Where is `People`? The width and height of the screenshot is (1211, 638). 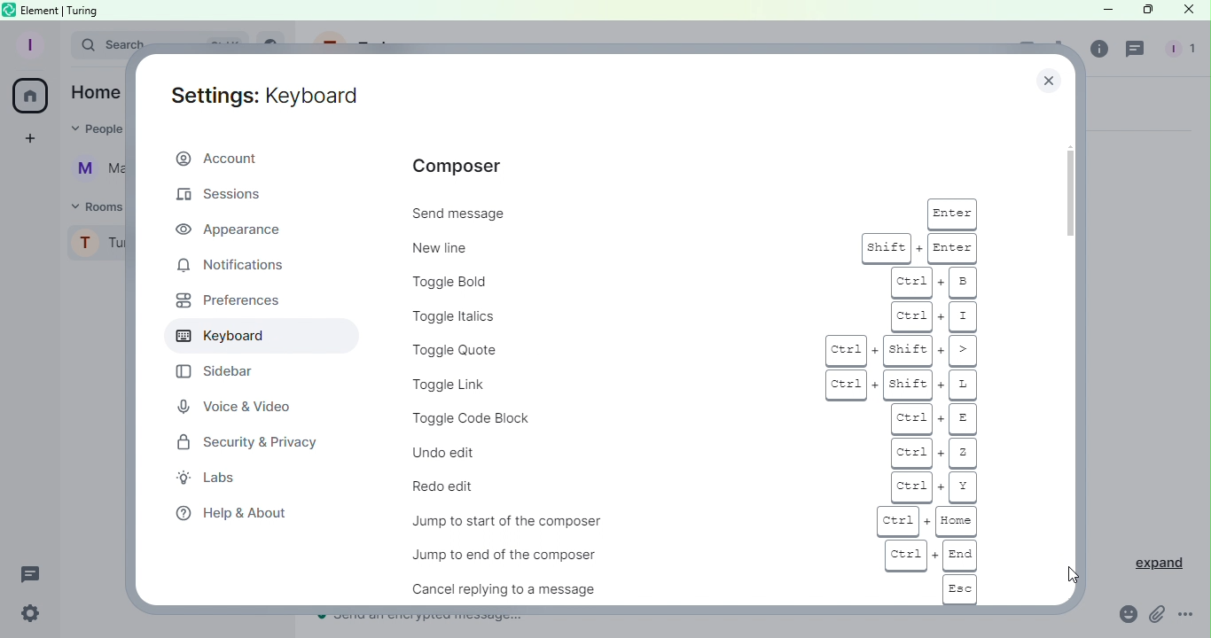
People is located at coordinates (1178, 51).